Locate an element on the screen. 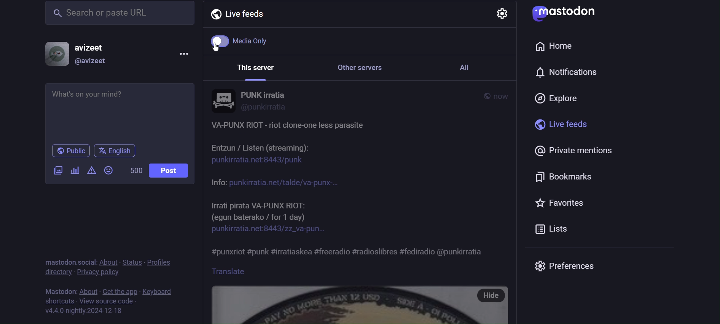 The height and width of the screenshot is (324, 720). about is located at coordinates (106, 259).